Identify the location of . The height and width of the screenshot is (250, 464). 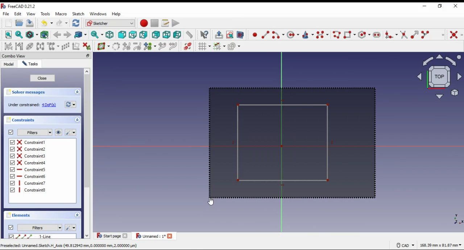
(97, 35).